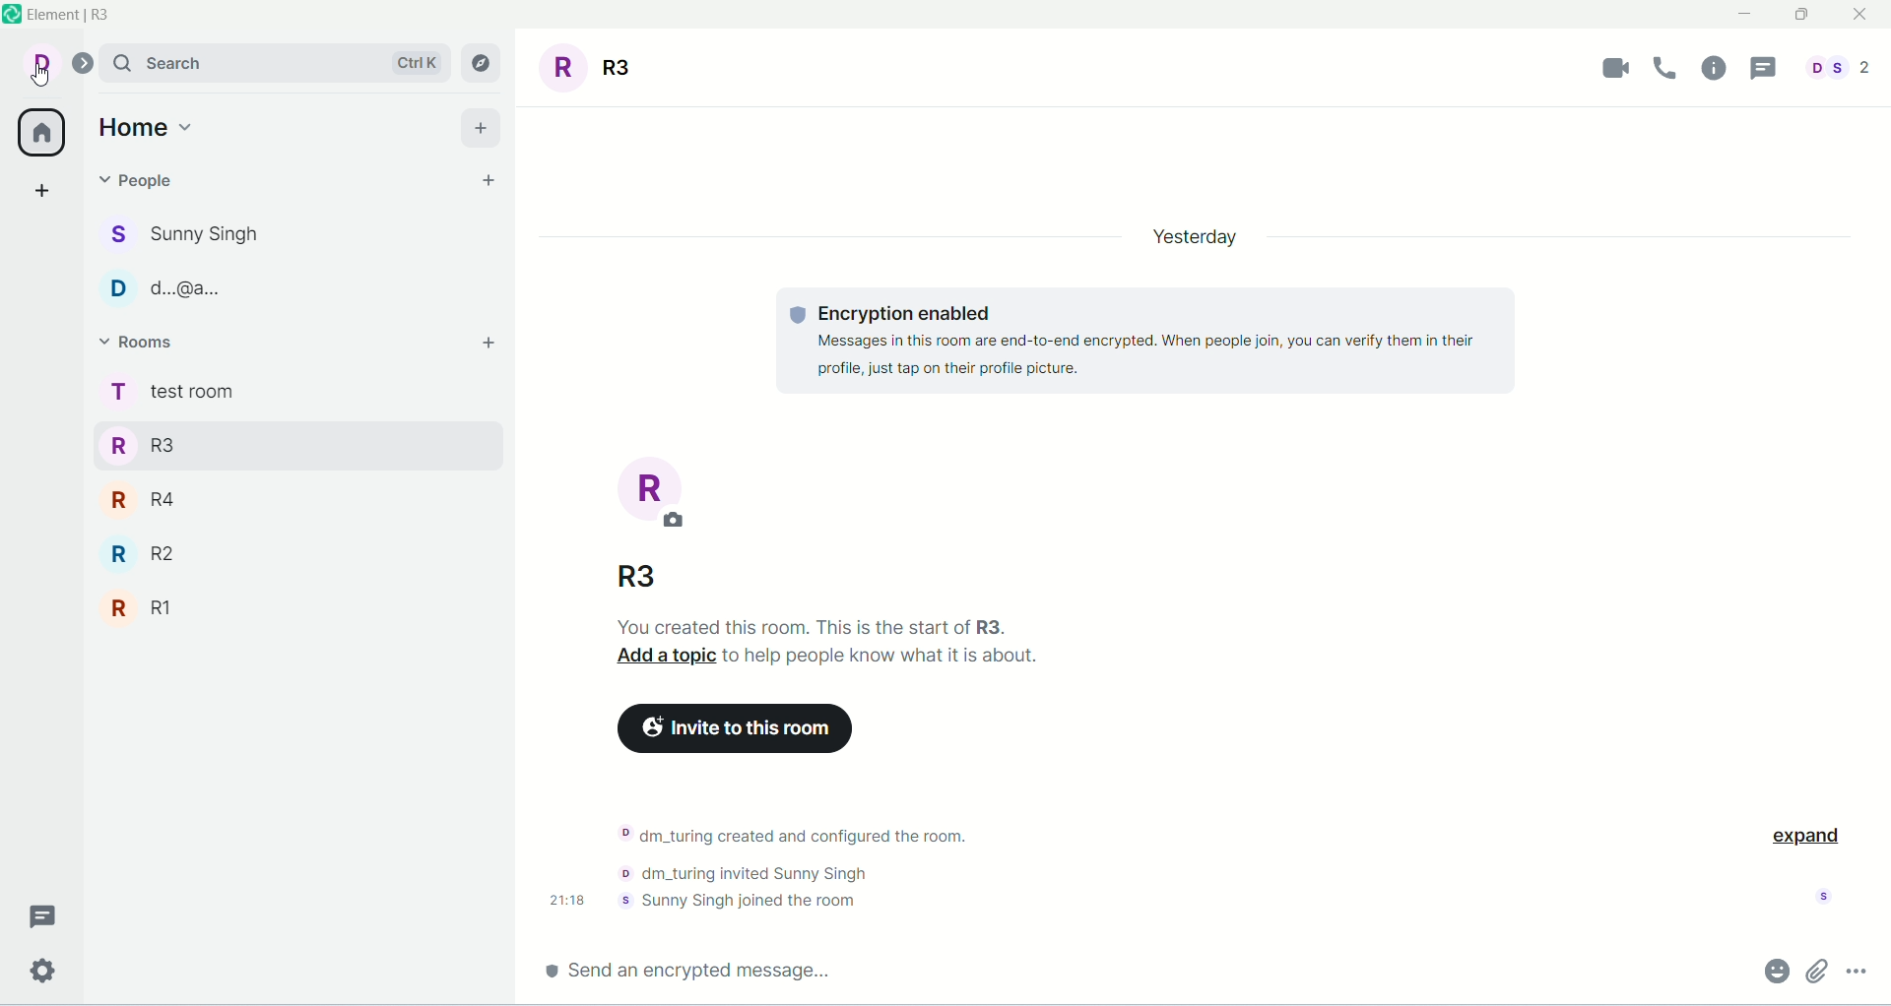 Image resolution: width=1891 pixels, height=1006 pixels. Describe the element at coordinates (184, 237) in the screenshot. I see `people` at that location.